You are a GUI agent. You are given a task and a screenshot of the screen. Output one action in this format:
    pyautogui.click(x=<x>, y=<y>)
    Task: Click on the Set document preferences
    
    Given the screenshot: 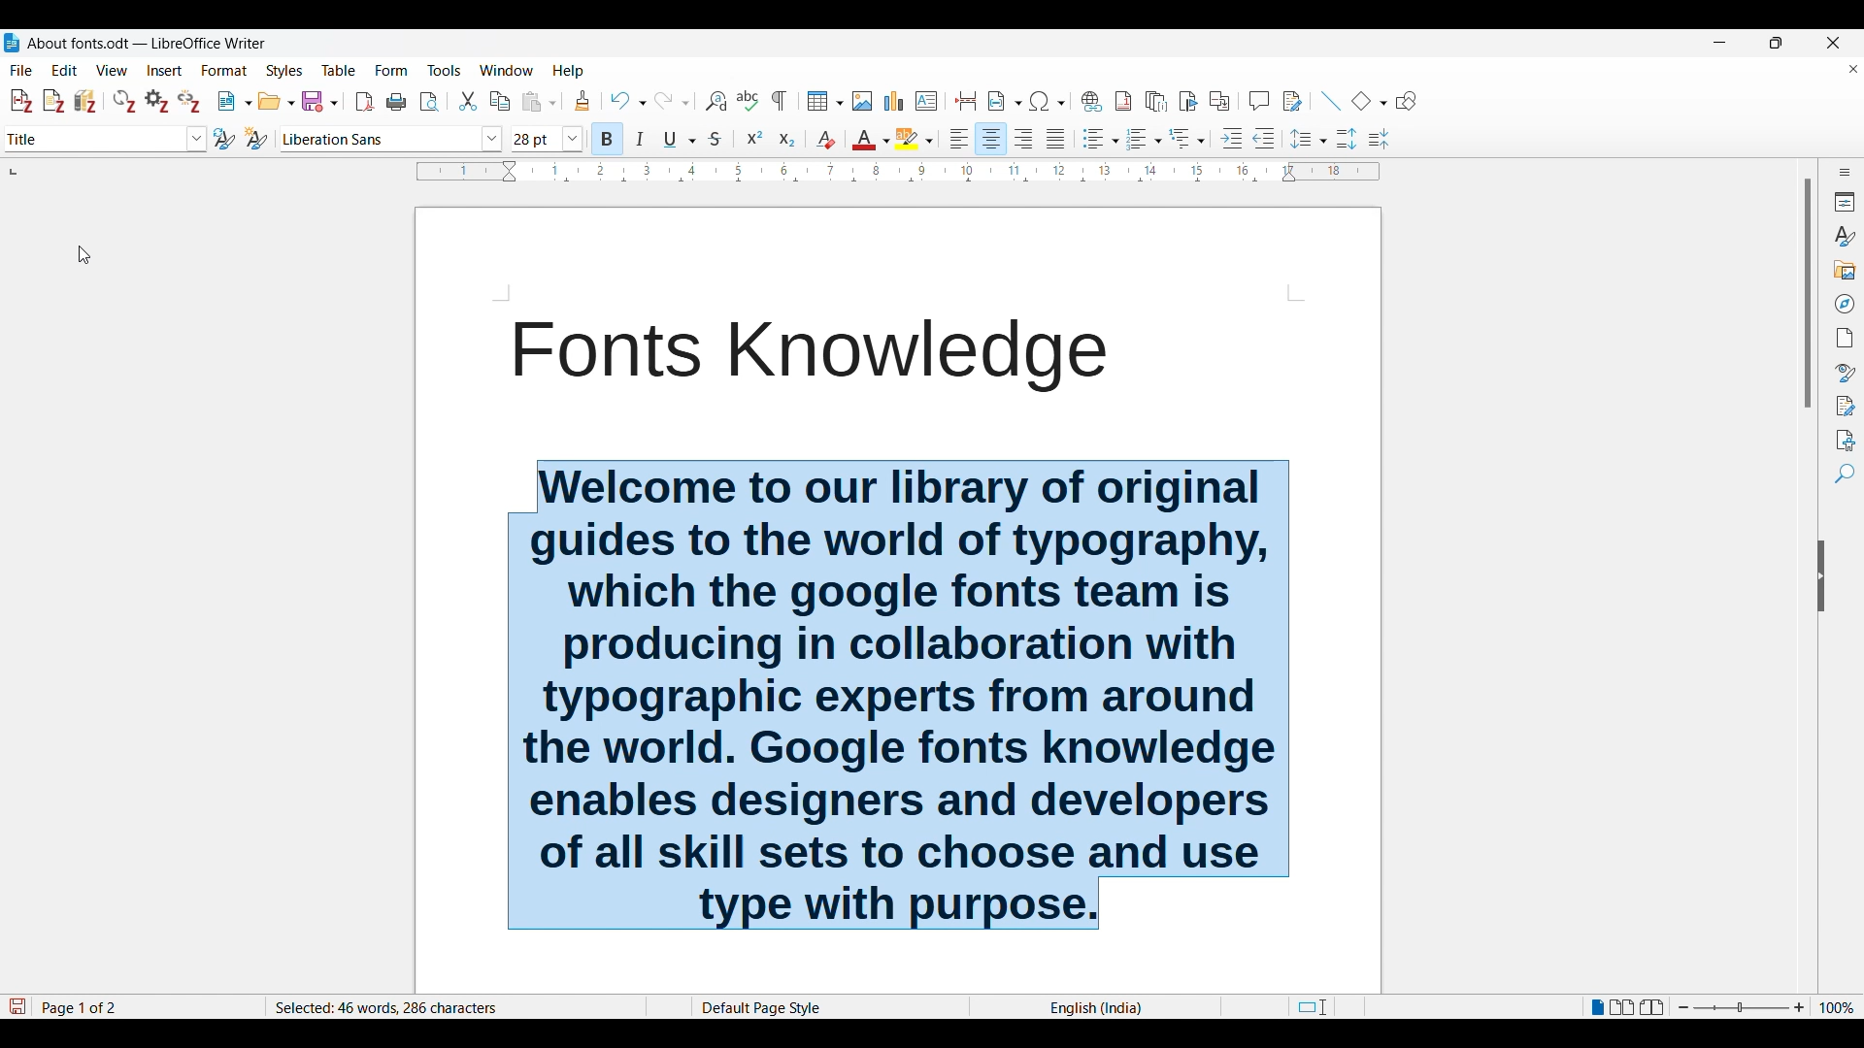 What is the action you would take?
    pyautogui.click(x=157, y=101)
    